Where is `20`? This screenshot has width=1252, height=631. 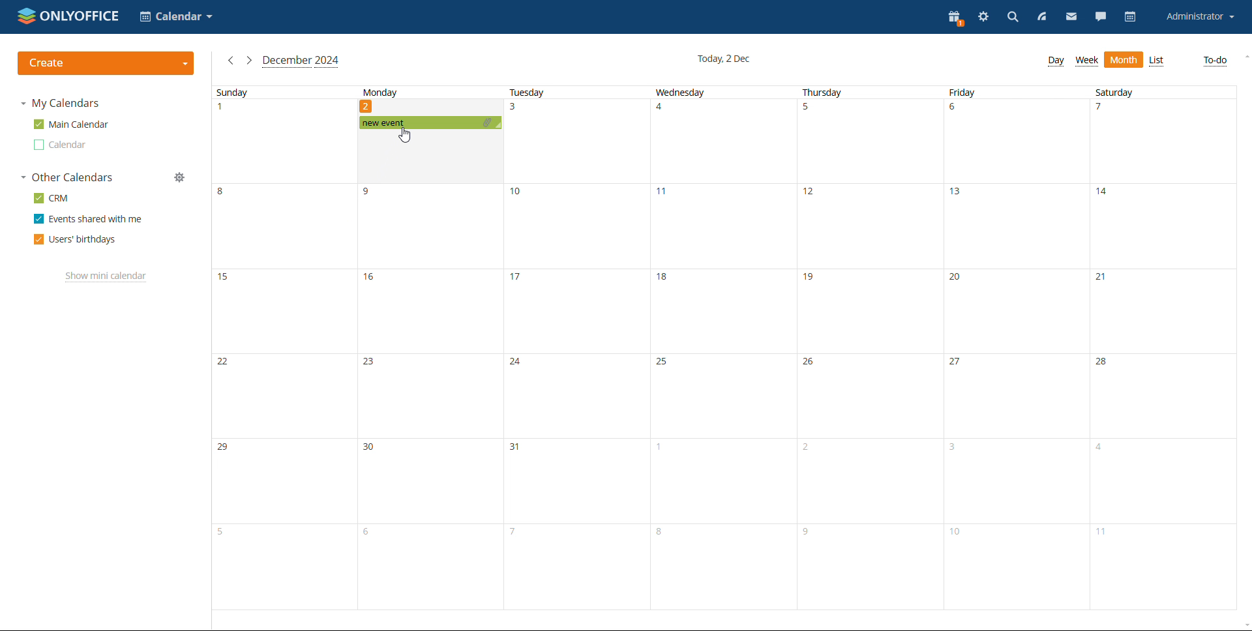
20 is located at coordinates (958, 278).